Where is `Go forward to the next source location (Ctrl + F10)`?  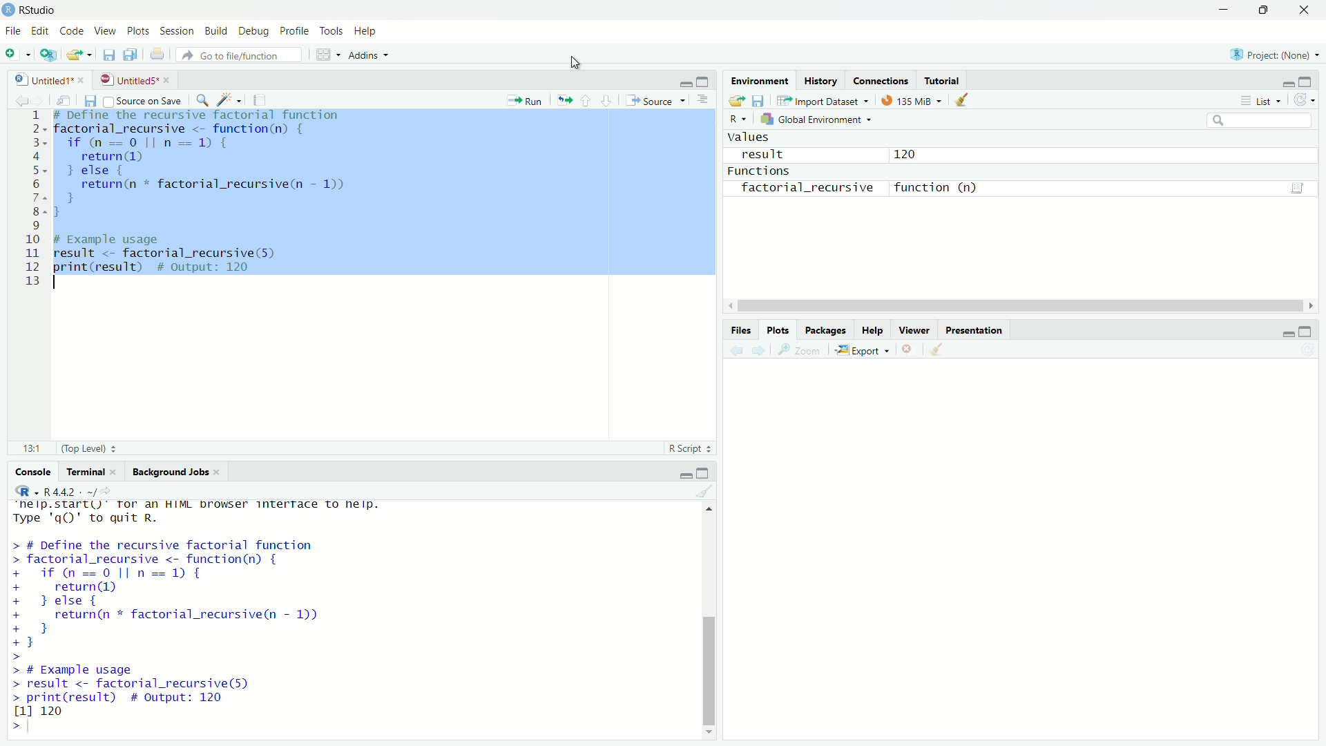 Go forward to the next source location (Ctrl + F10) is located at coordinates (43, 99).